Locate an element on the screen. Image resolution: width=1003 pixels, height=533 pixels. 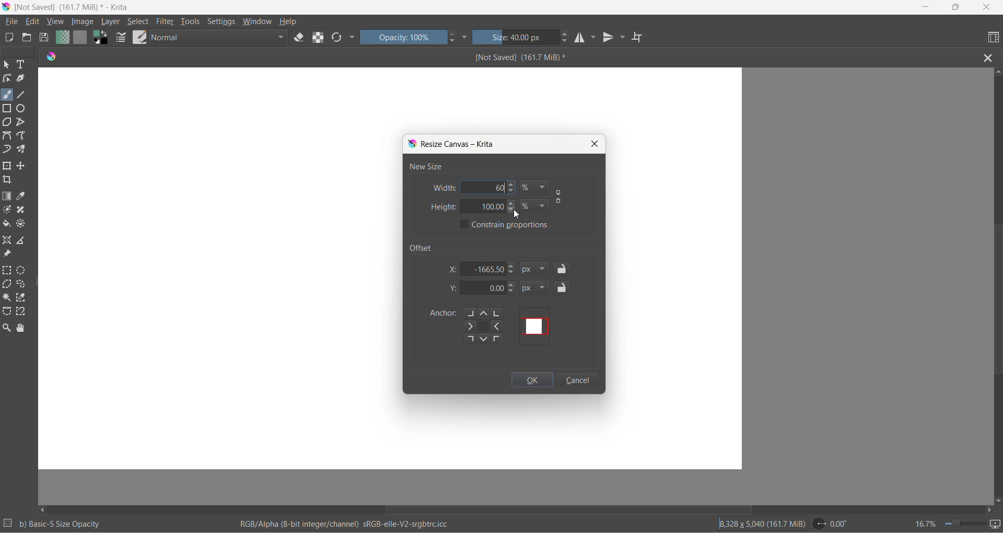
file is located at coordinates (13, 22).